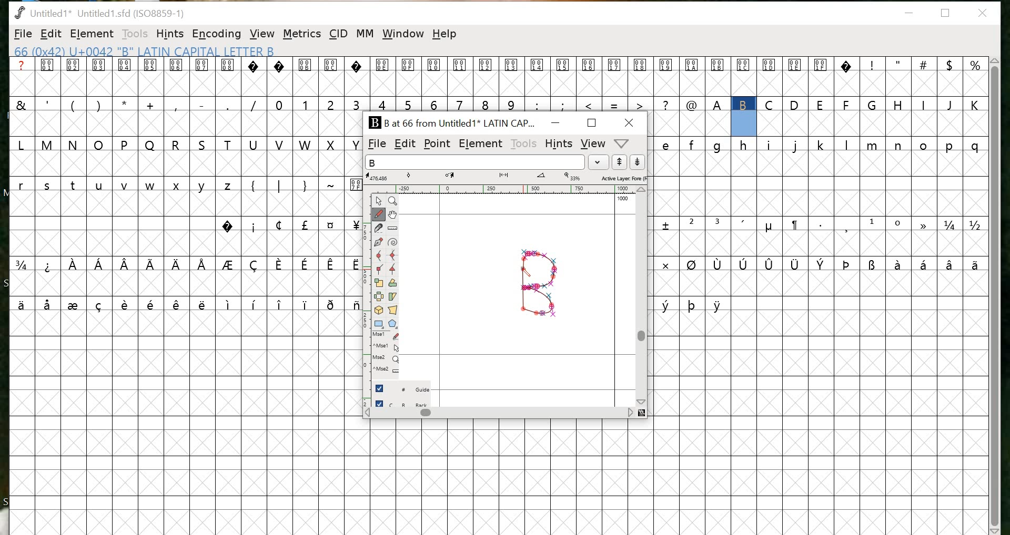  I want to click on FILE, so click(375, 144).